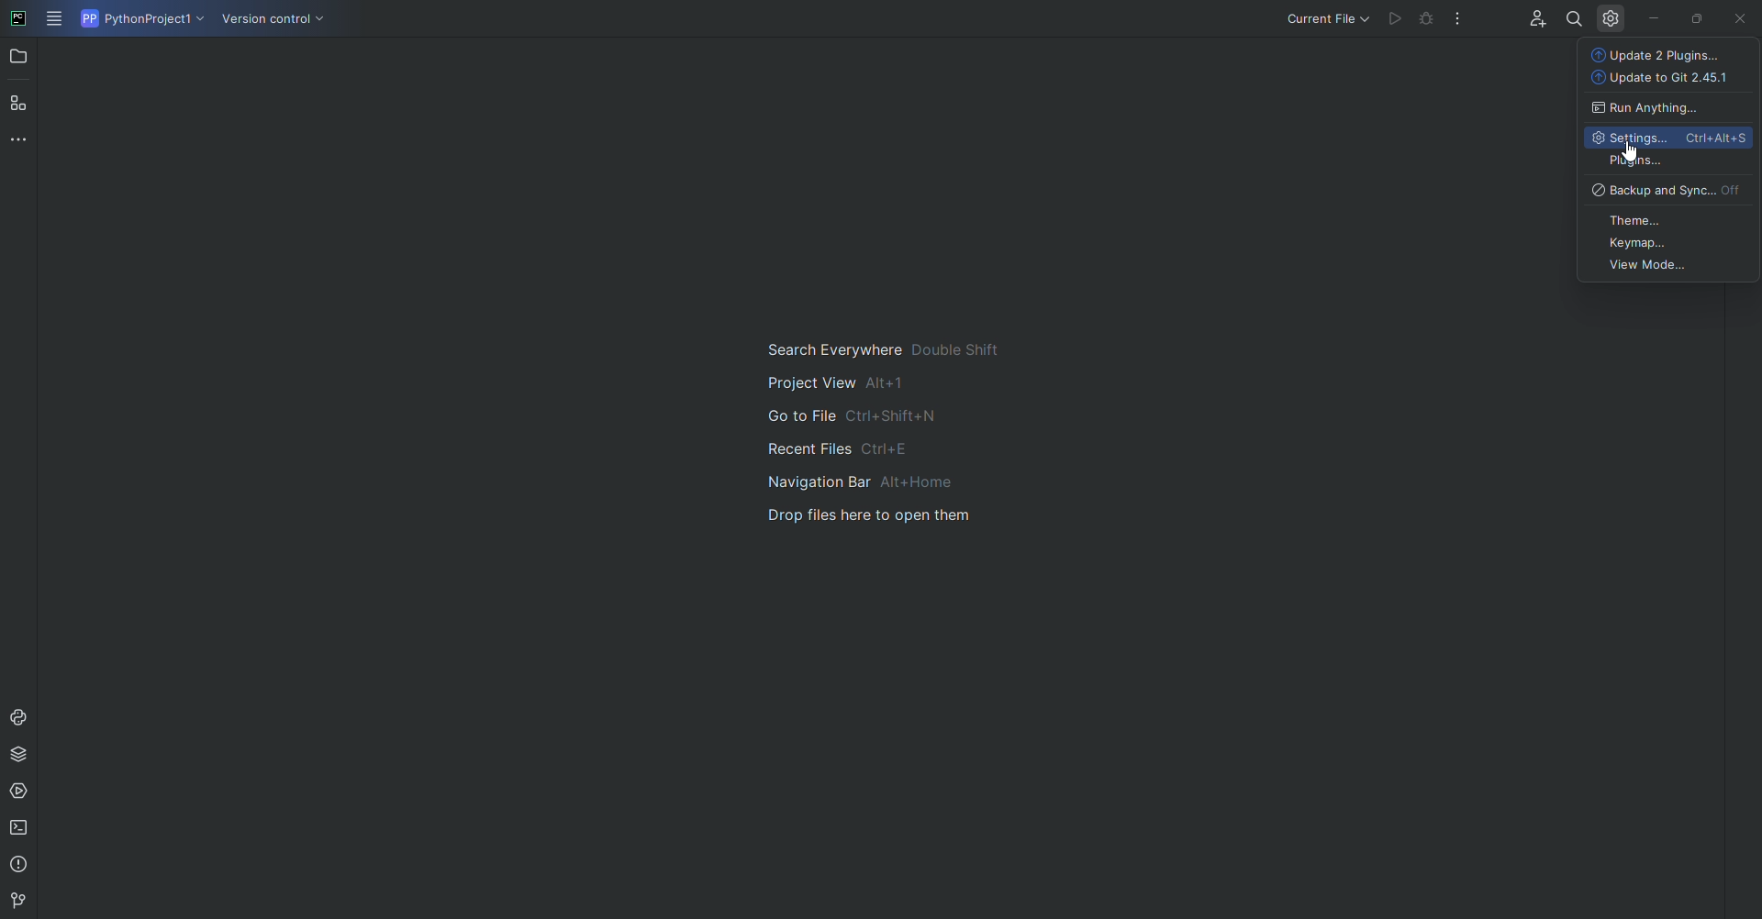 This screenshot has height=919, width=1762. What do you see at coordinates (21, 865) in the screenshot?
I see `Problems` at bounding box center [21, 865].